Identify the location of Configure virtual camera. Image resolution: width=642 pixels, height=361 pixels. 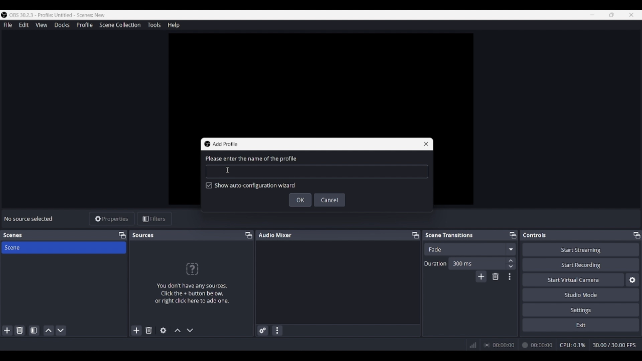
(632, 280).